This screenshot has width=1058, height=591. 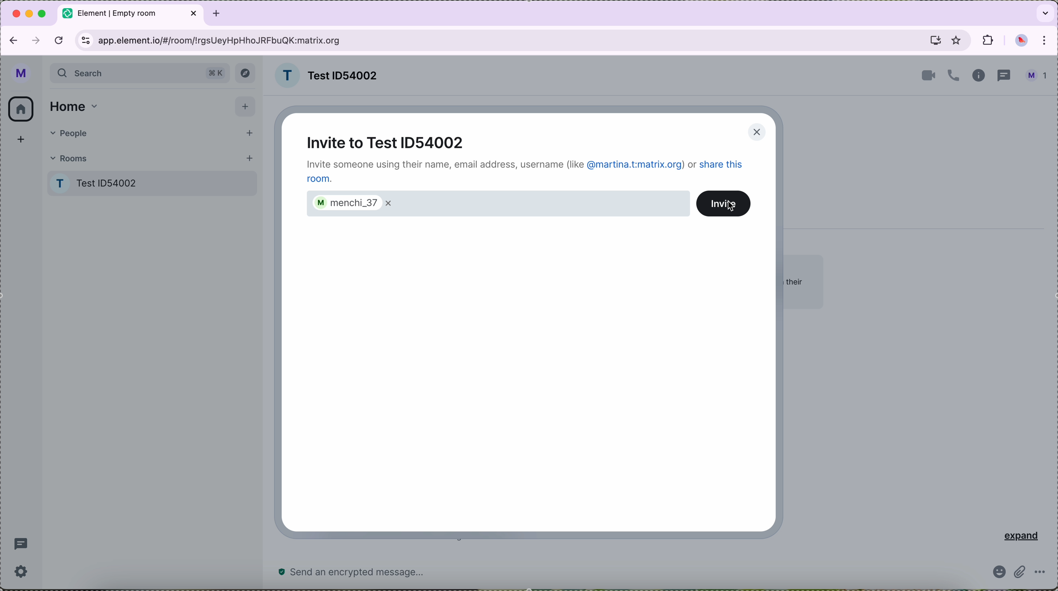 What do you see at coordinates (934, 42) in the screenshot?
I see `screen` at bounding box center [934, 42].